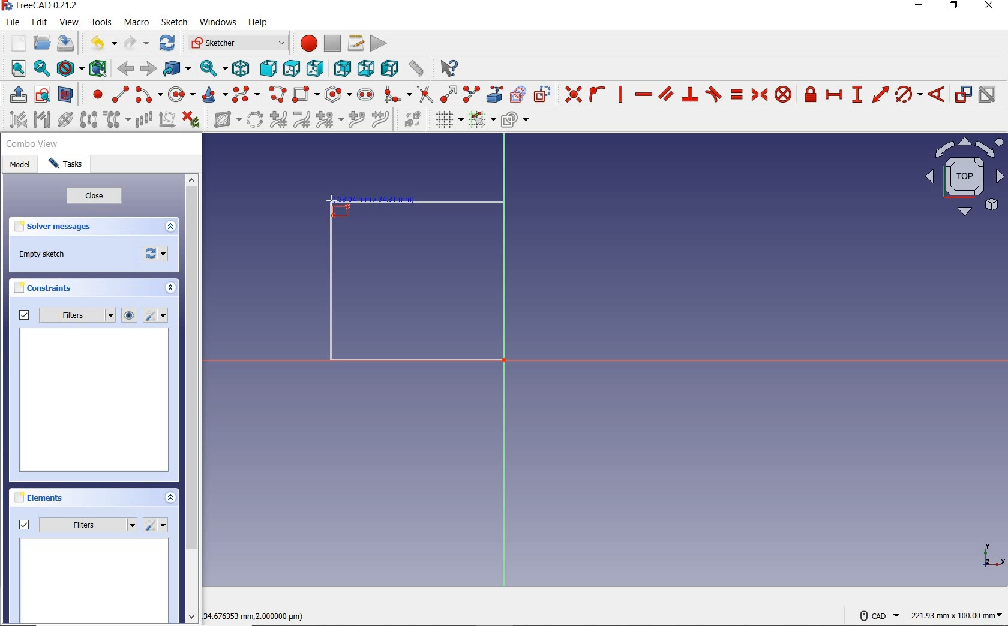  I want to click on bottom, so click(367, 68).